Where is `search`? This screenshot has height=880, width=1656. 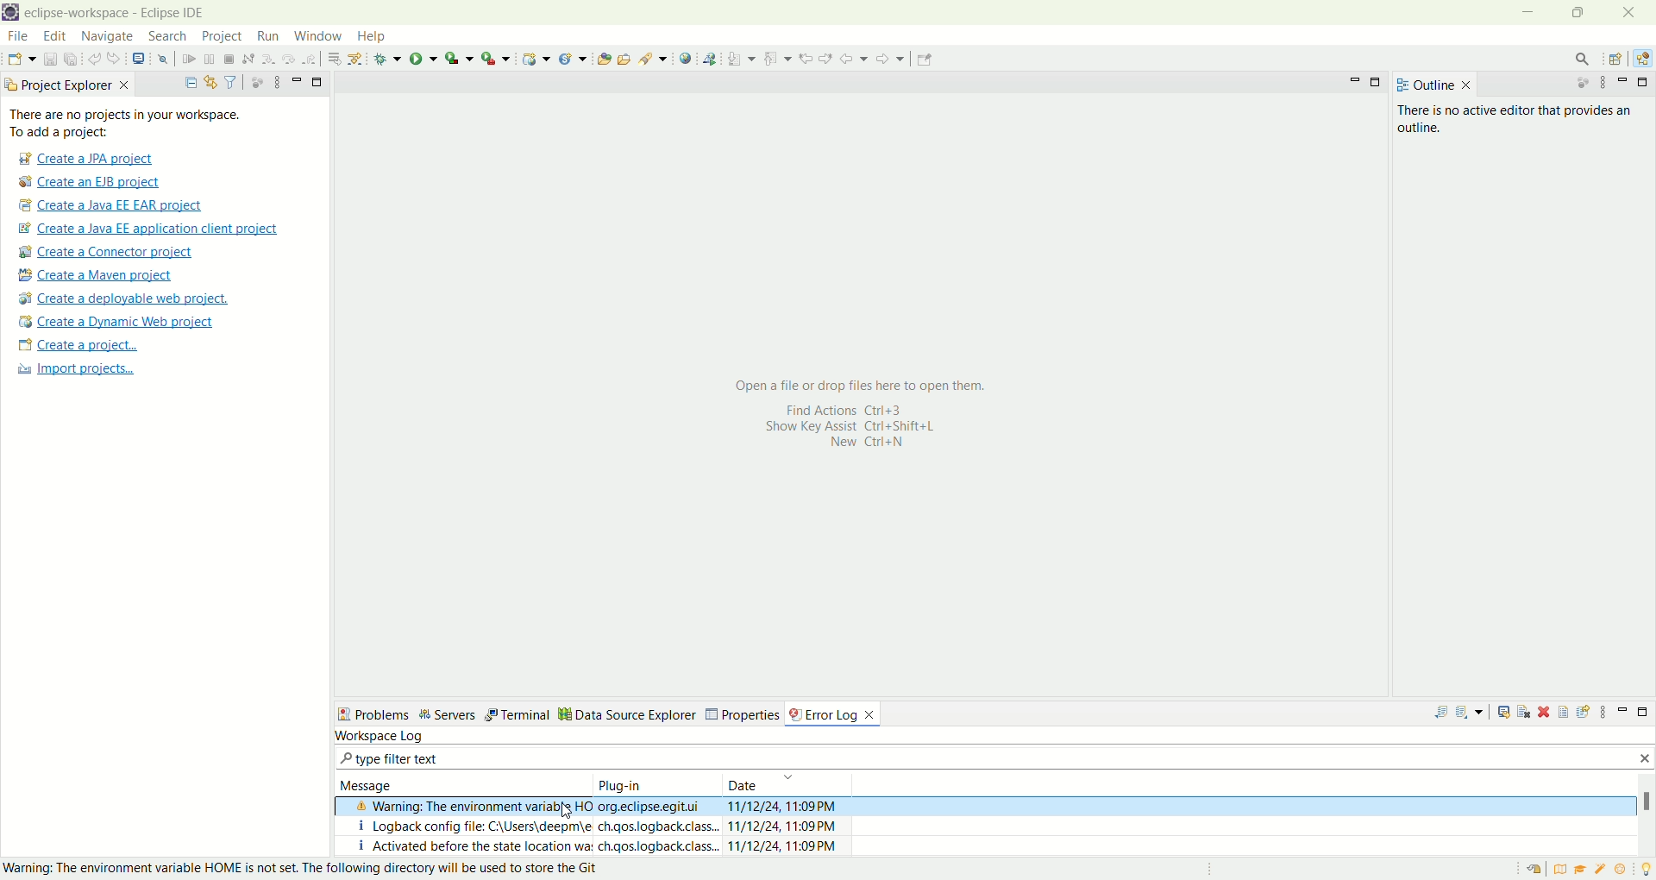 search is located at coordinates (168, 36).